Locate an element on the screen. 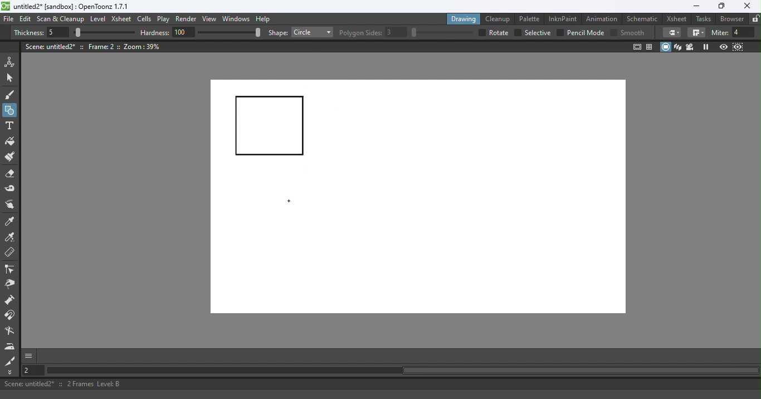 The height and width of the screenshot is (399, 761). View is located at coordinates (211, 20).